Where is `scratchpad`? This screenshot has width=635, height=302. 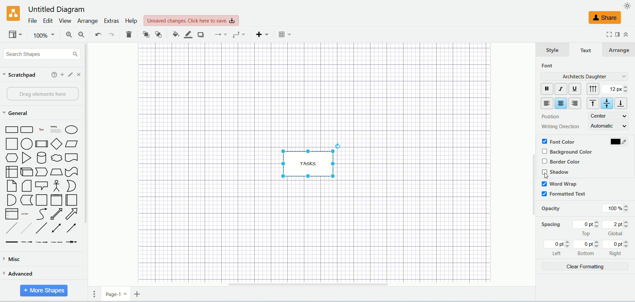 scratchpad is located at coordinates (20, 75).